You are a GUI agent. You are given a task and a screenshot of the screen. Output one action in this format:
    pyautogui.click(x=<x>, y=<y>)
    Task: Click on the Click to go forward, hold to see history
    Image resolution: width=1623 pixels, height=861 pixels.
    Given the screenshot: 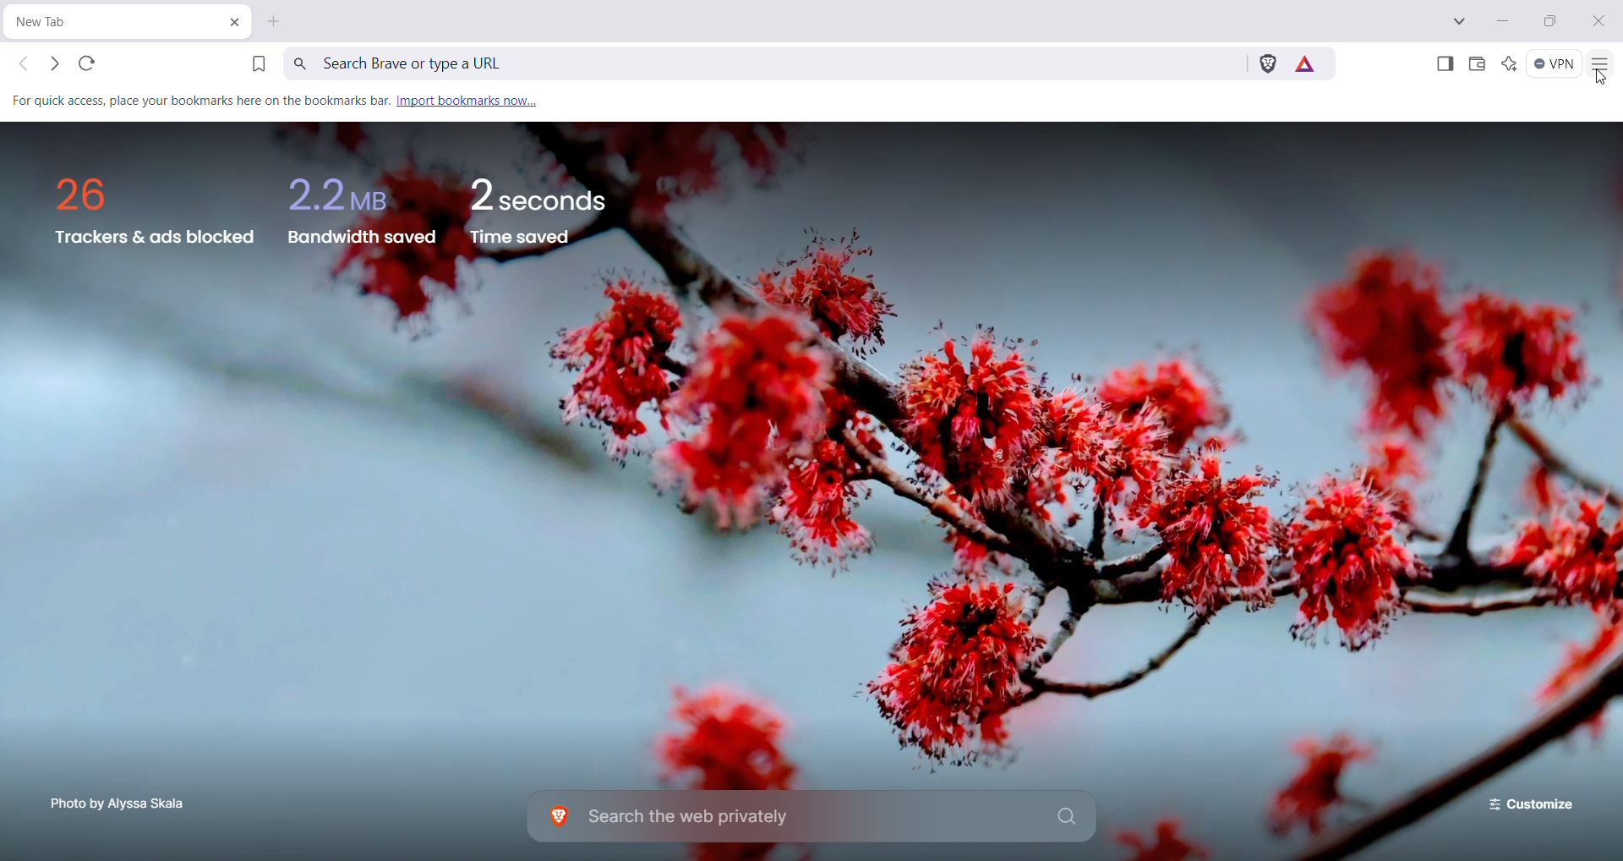 What is the action you would take?
    pyautogui.click(x=56, y=64)
    